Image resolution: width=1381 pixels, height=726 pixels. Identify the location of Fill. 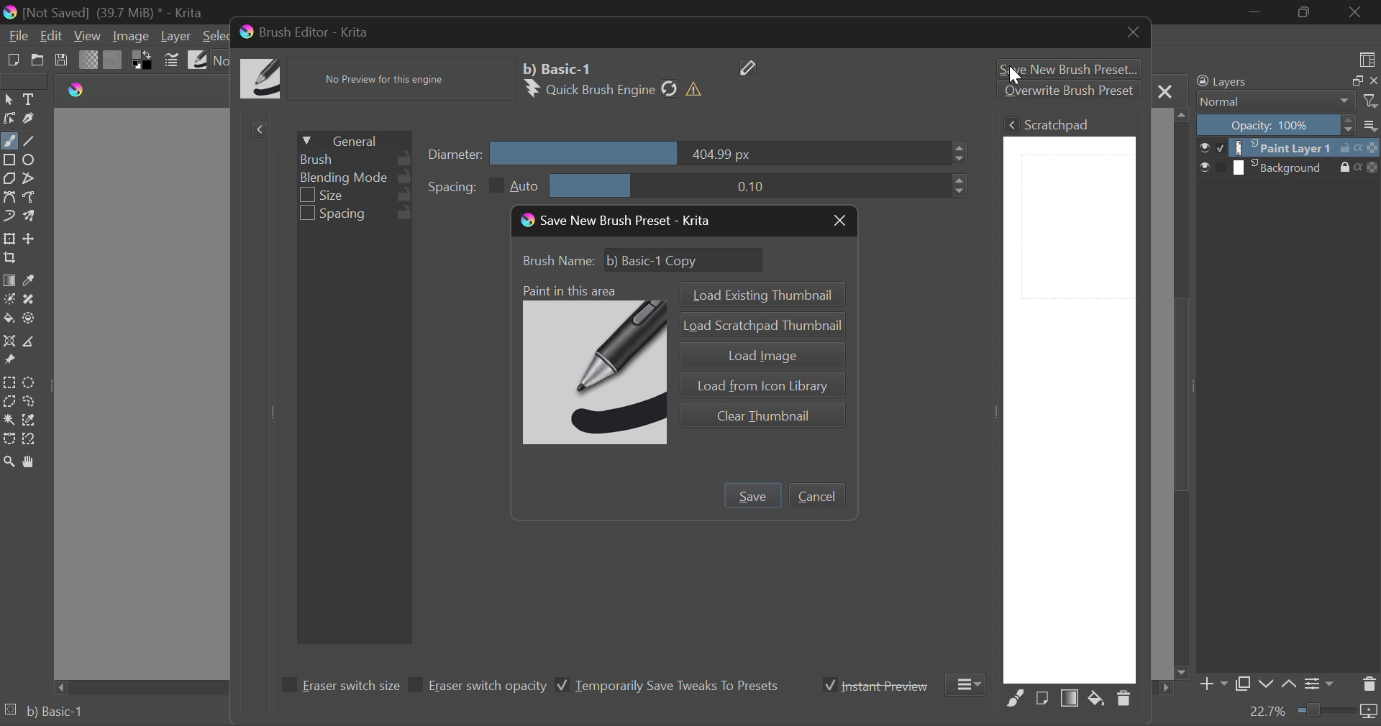
(9, 318).